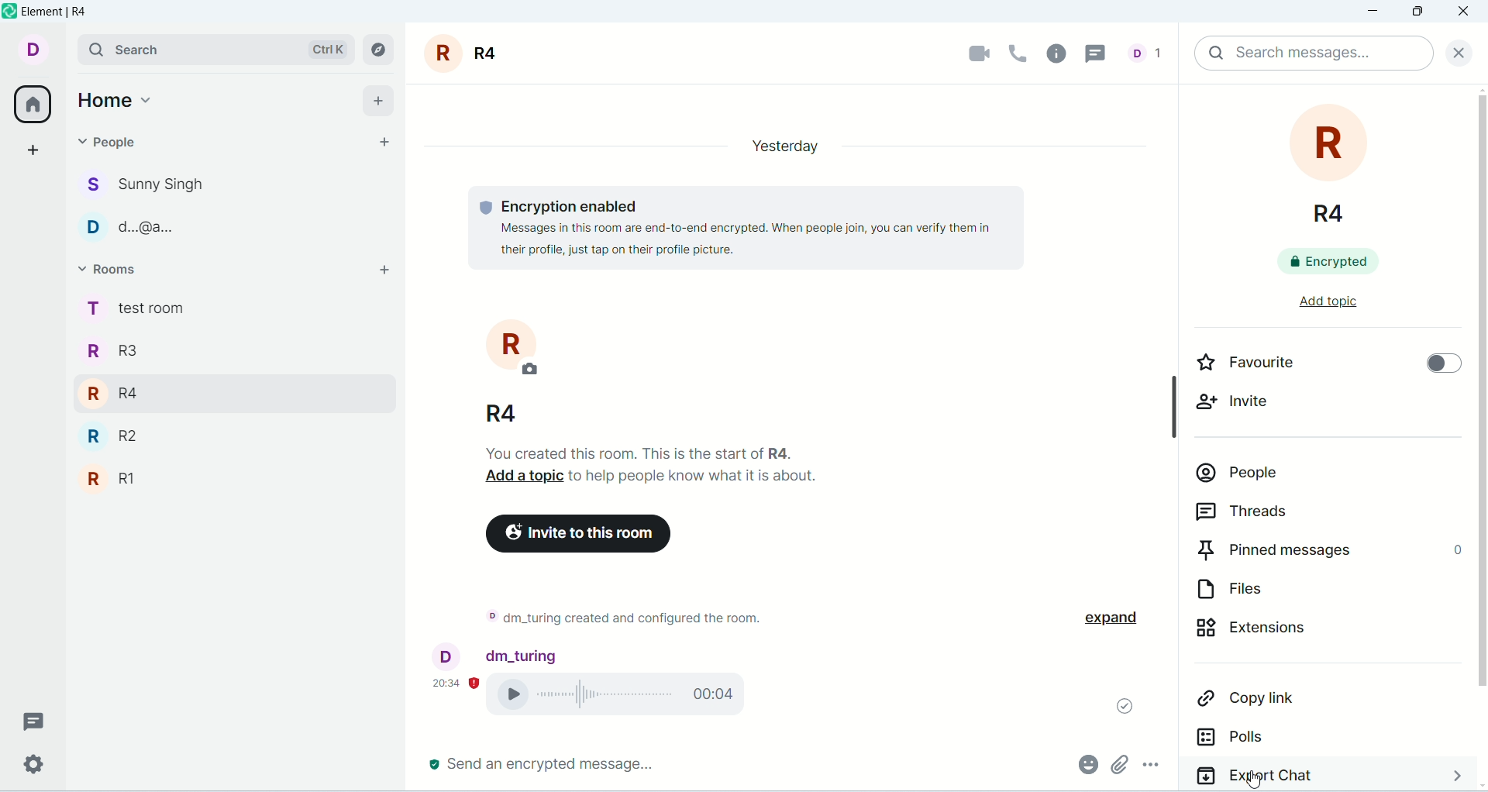  What do you see at coordinates (36, 150) in the screenshot?
I see `create a space` at bounding box center [36, 150].